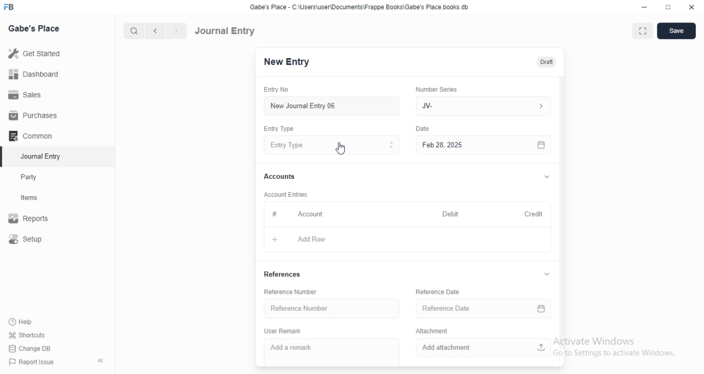 This screenshot has height=374, width=704. I want to click on Setup, so click(36, 240).